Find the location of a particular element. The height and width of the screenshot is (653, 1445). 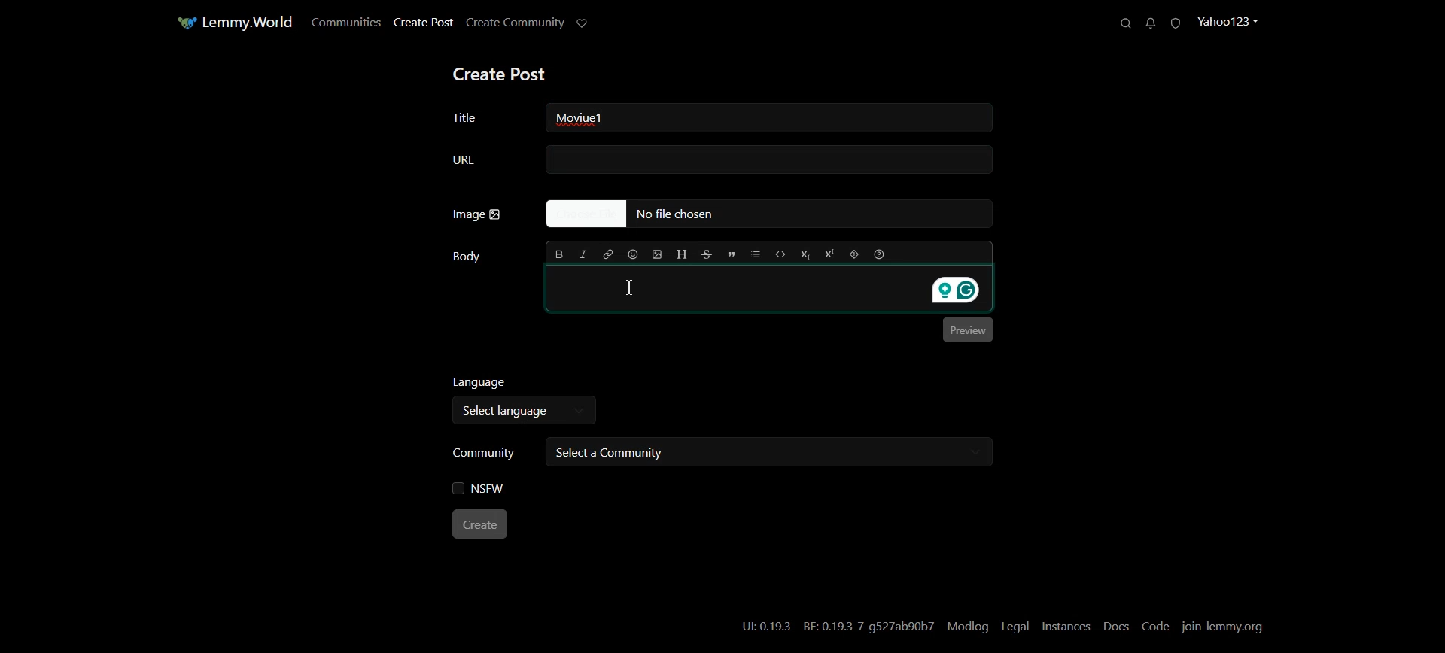

Superscript is located at coordinates (829, 254).